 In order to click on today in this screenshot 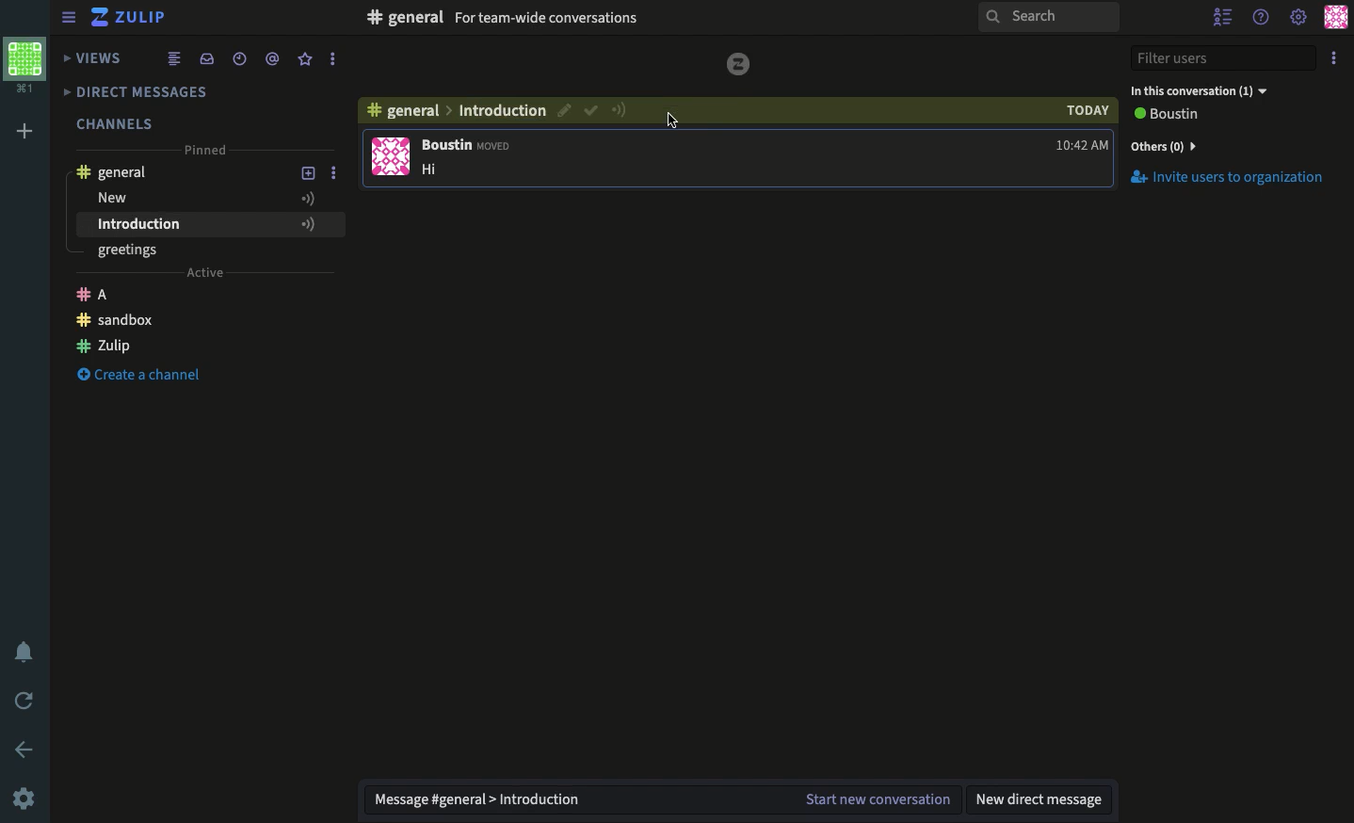, I will do `click(1088, 111)`.